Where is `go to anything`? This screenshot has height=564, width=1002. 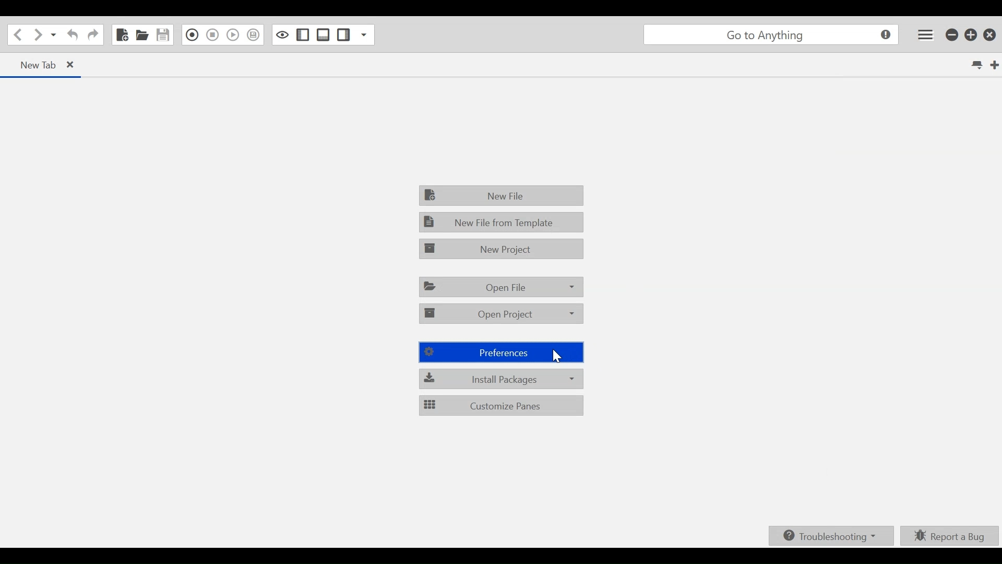
go to anything is located at coordinates (771, 36).